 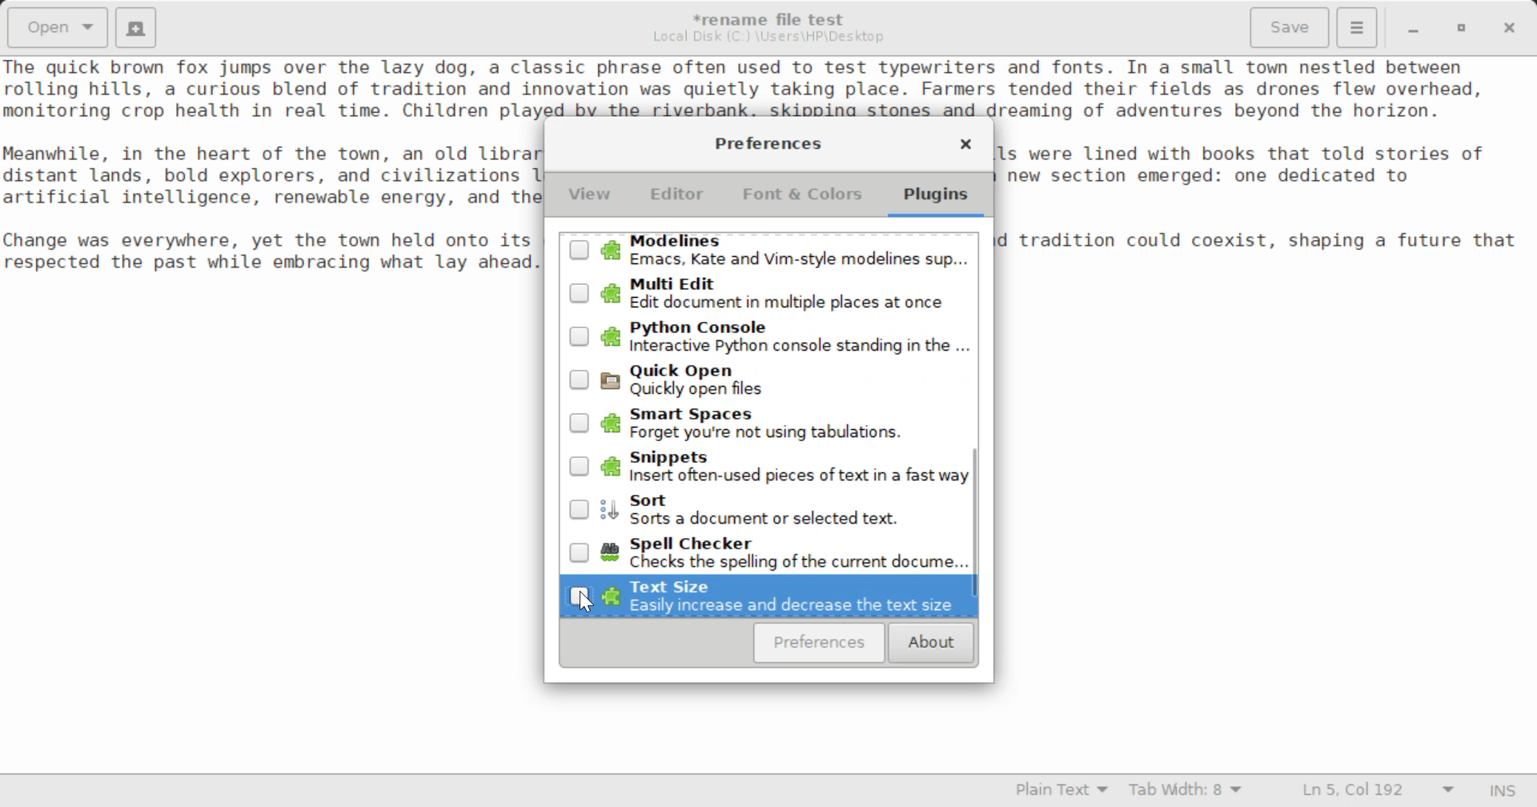 I want to click on Modelines Plugin Unselected, so click(x=767, y=252).